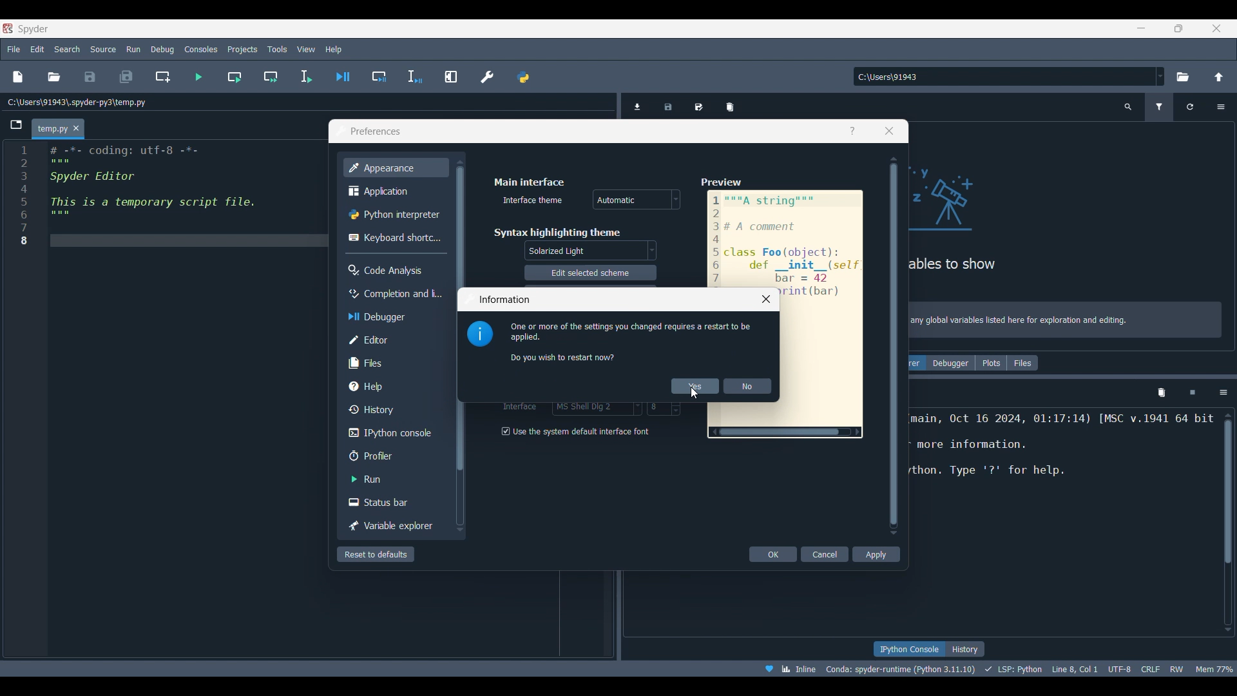 This screenshot has width=1237, height=696. What do you see at coordinates (234, 77) in the screenshot?
I see `Run current cell` at bounding box center [234, 77].